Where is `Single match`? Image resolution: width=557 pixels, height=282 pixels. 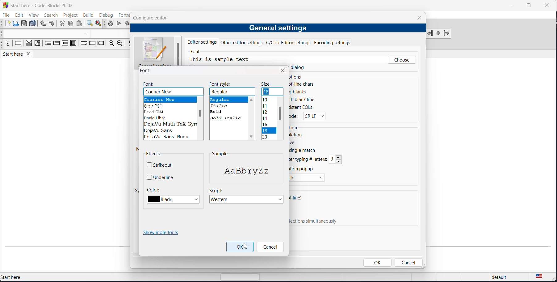
Single match is located at coordinates (308, 151).